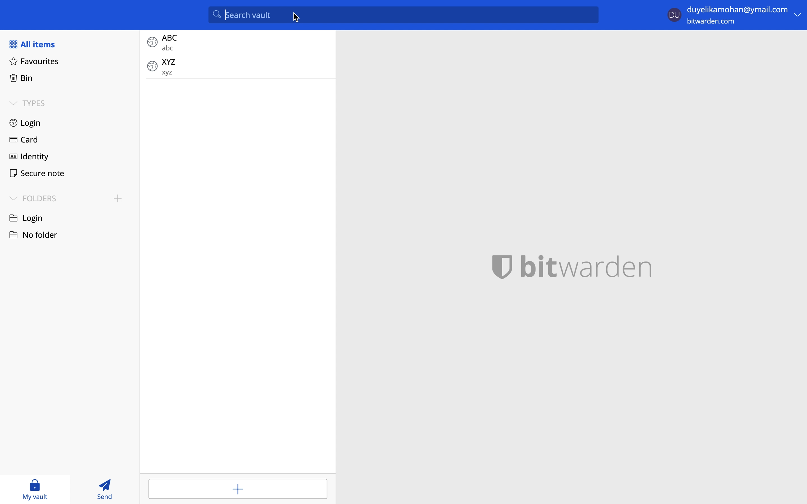  I want to click on favourites, so click(35, 62).